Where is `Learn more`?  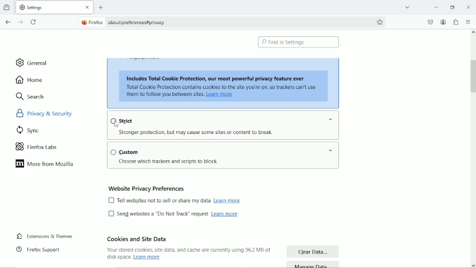 Learn more is located at coordinates (225, 214).